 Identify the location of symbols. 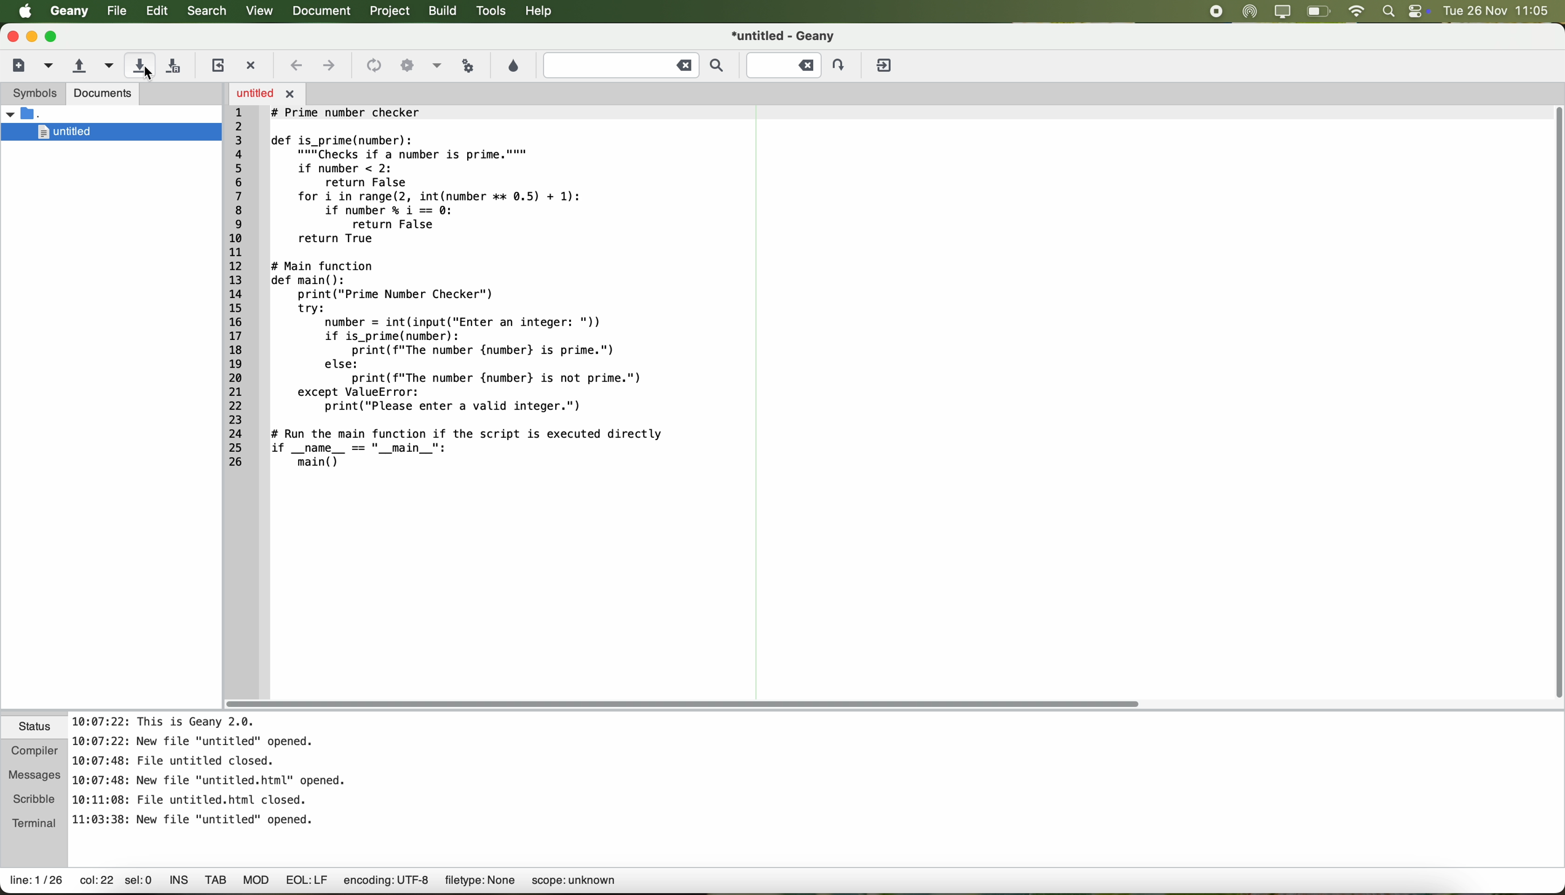
(33, 94).